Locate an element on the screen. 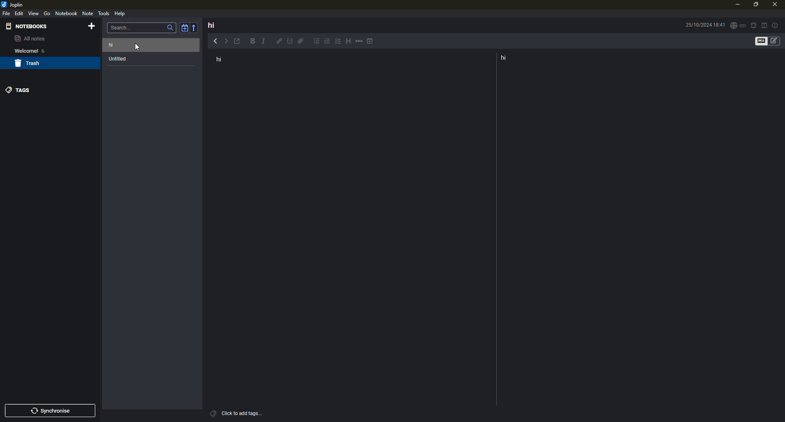  spell checker is located at coordinates (737, 26).